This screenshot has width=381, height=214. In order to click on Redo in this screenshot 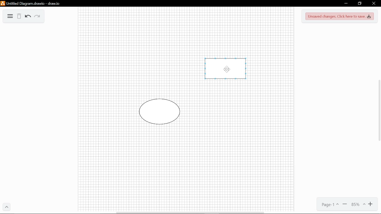, I will do `click(37, 17)`.